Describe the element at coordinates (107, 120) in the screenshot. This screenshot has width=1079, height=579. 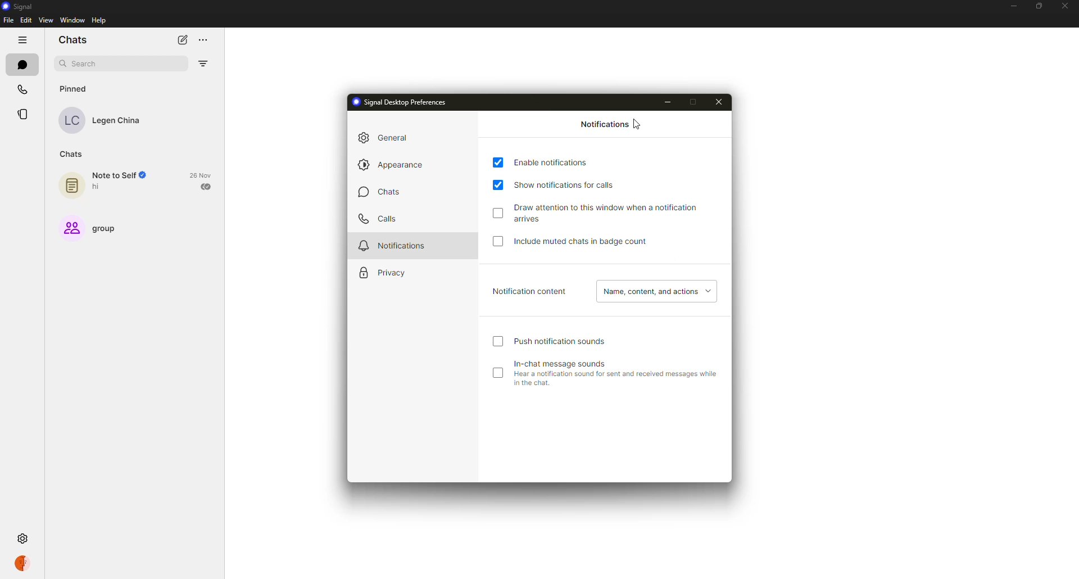
I see `contact` at that location.